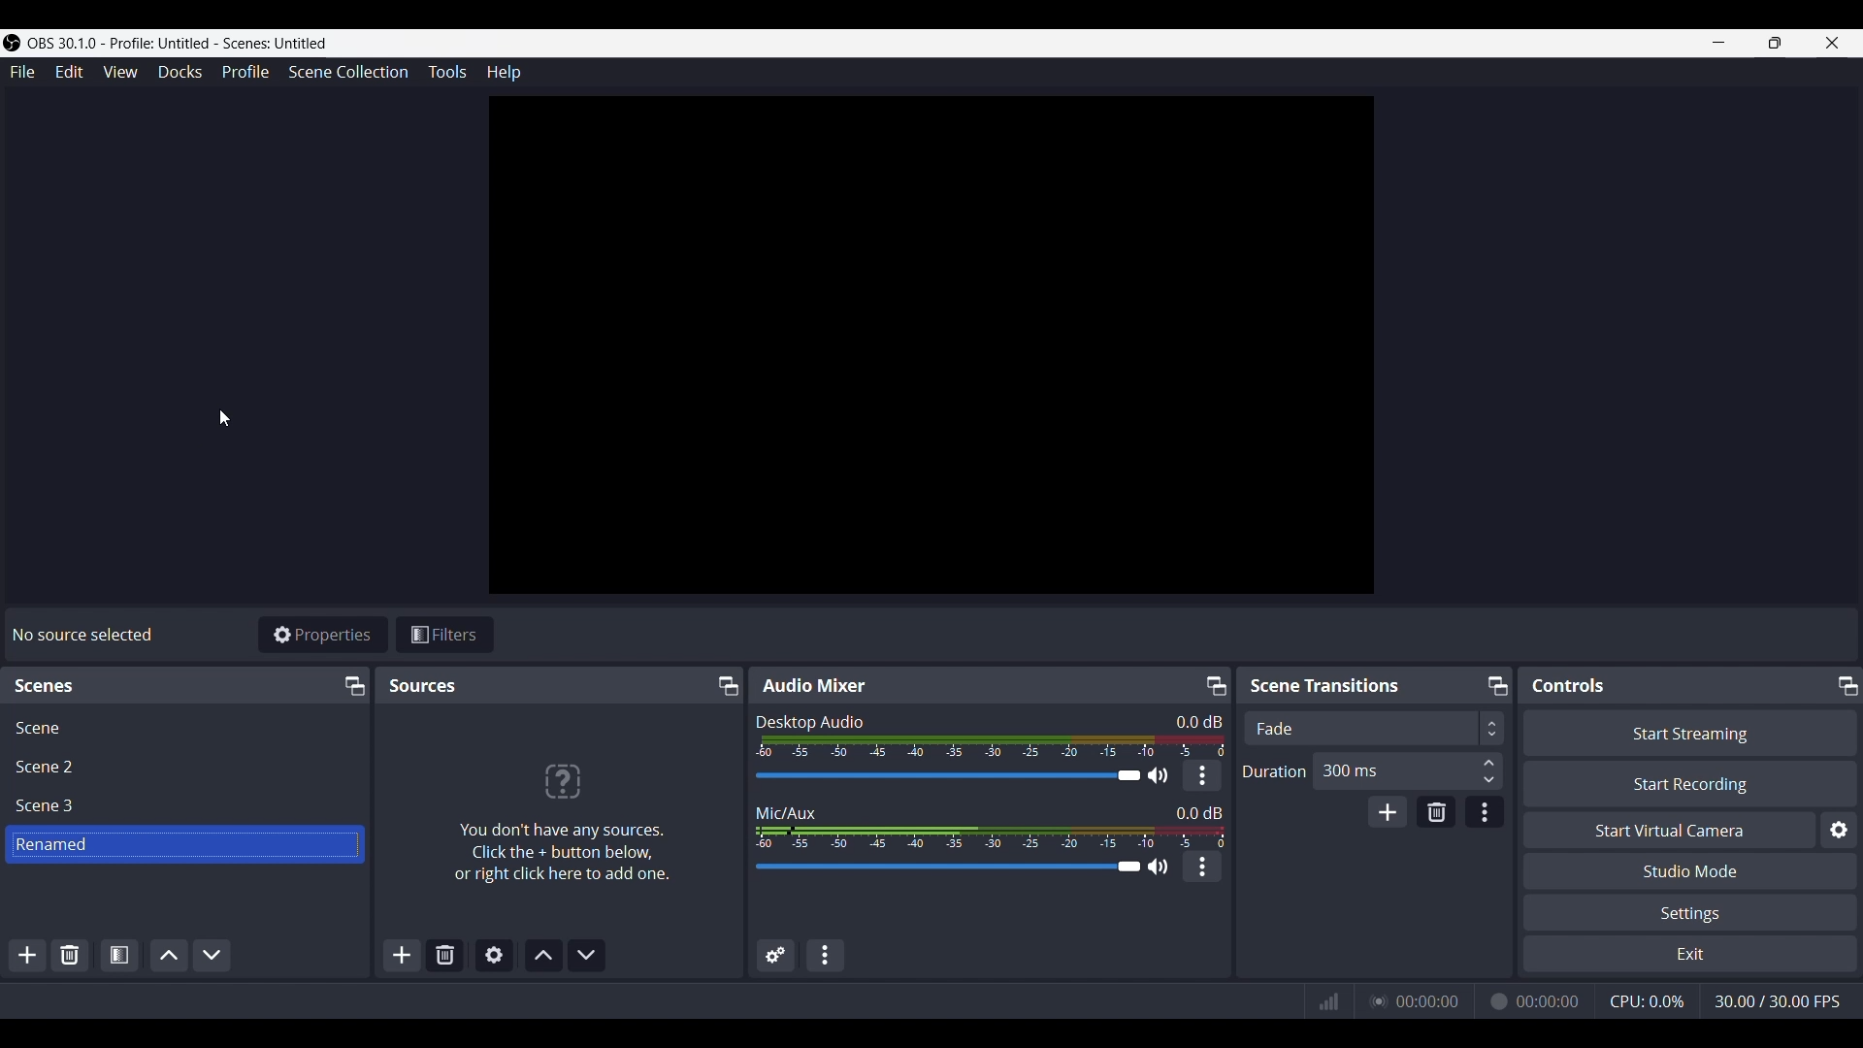 This screenshot has width=1863, height=1048. Describe the element at coordinates (25, 72) in the screenshot. I see `File` at that location.